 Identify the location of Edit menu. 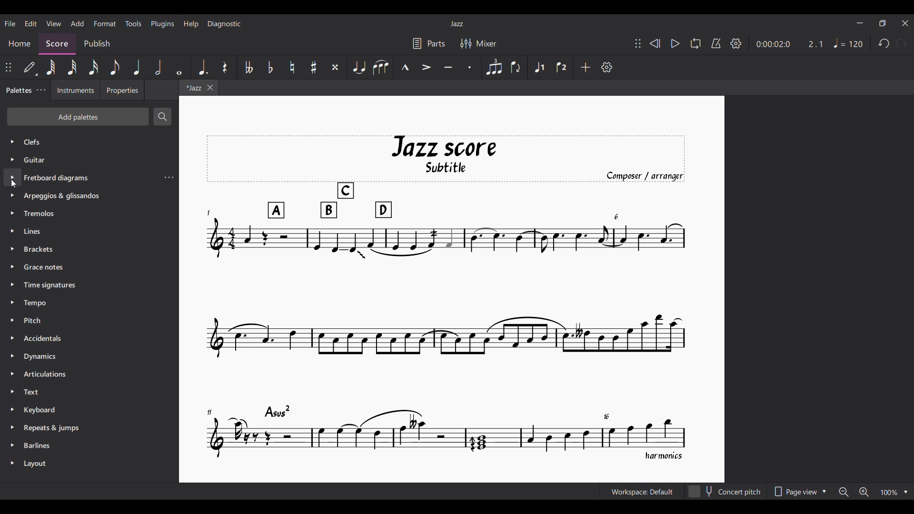
(31, 23).